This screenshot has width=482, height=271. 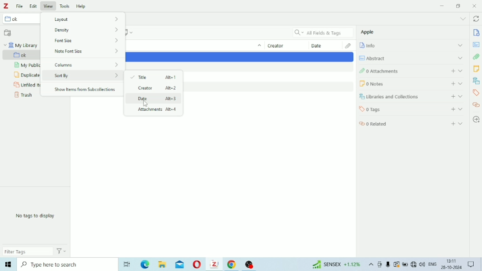 I want to click on Sync with zotero.org, so click(x=477, y=18).